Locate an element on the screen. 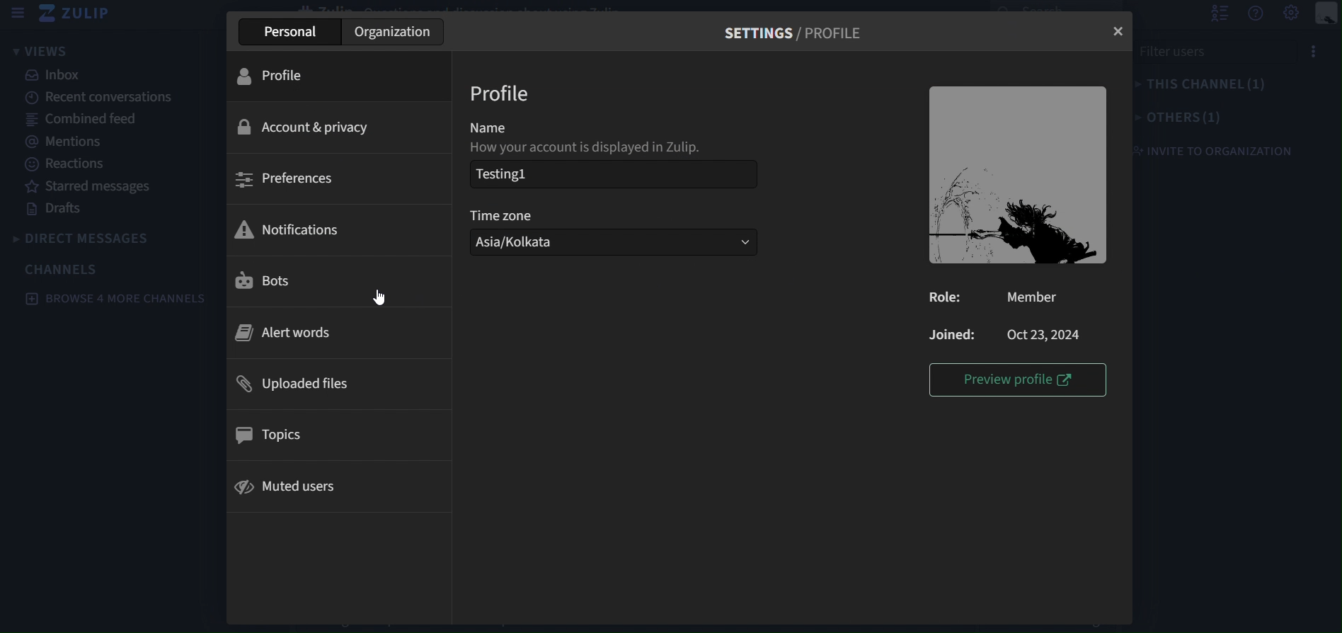  Settings is located at coordinates (1292, 13).